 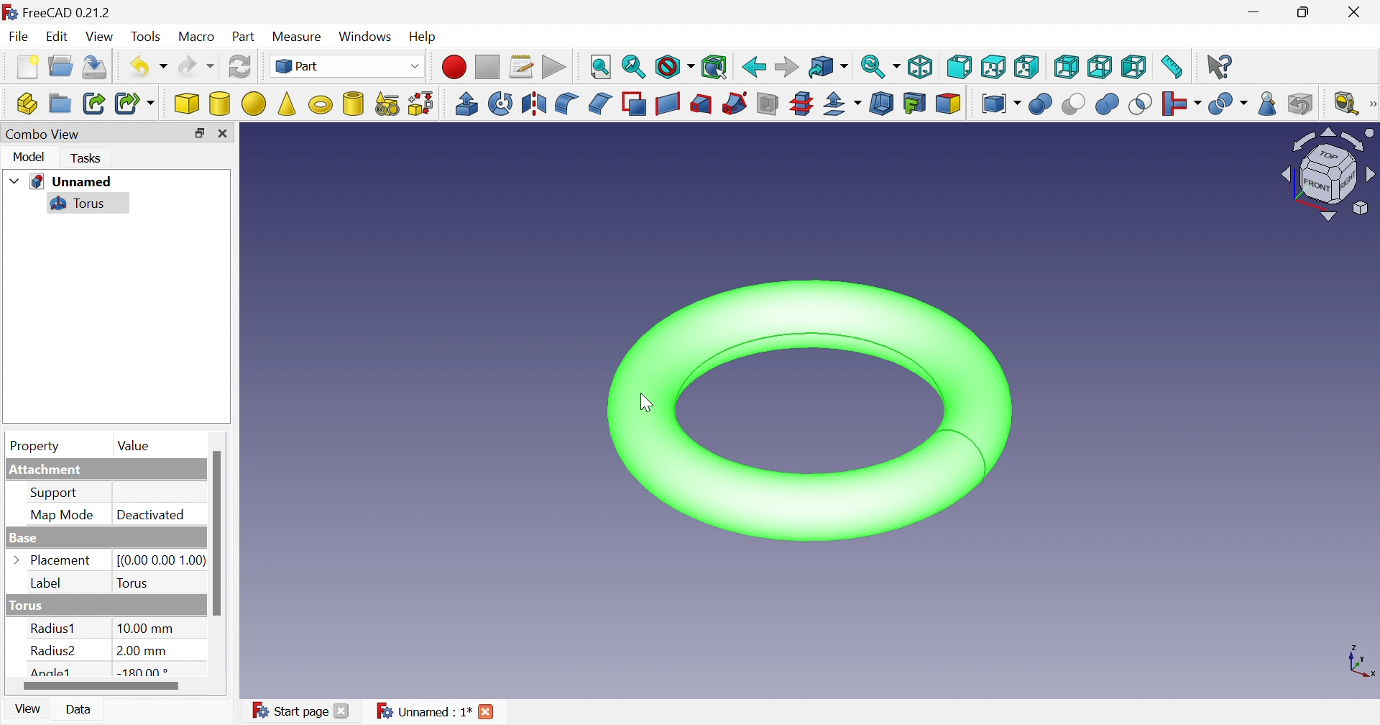 I want to click on Execute macro, so click(x=554, y=67).